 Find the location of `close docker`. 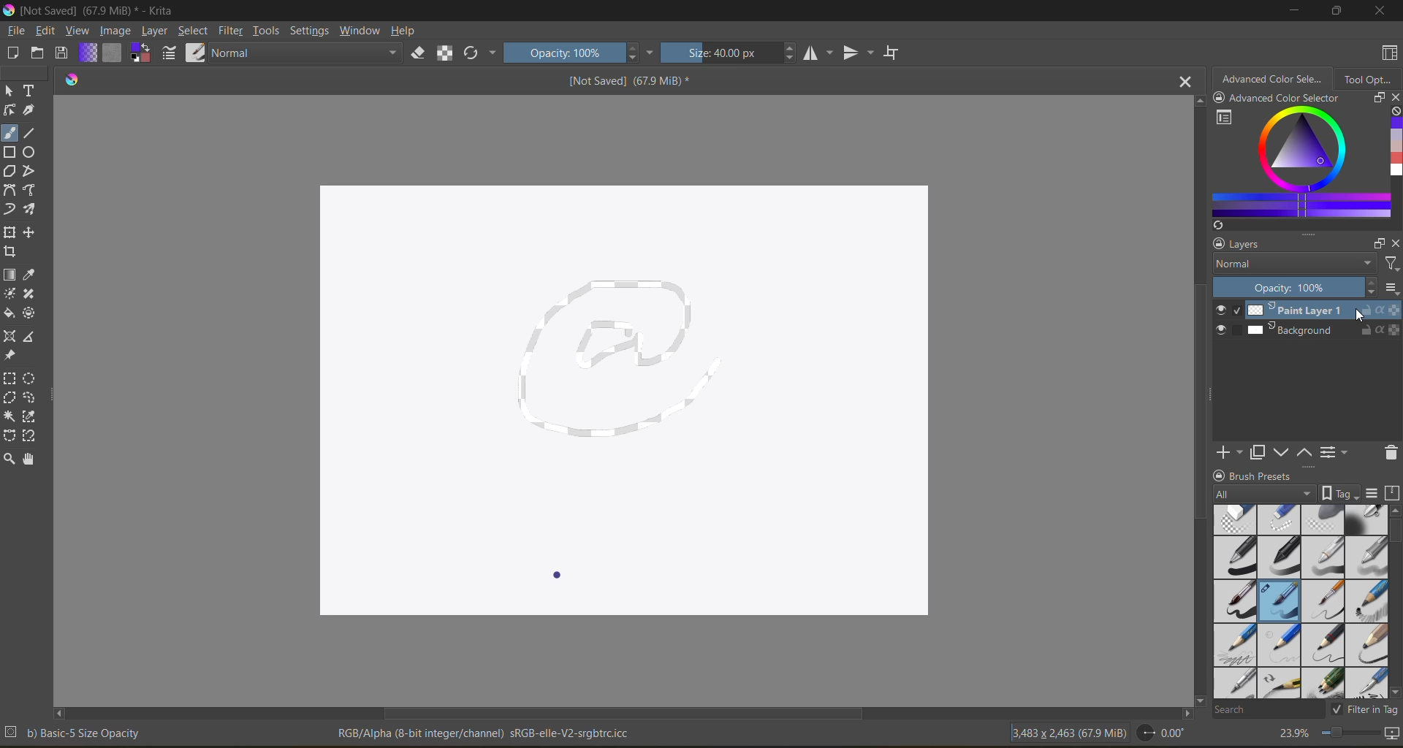

close docker is located at coordinates (1394, 96).